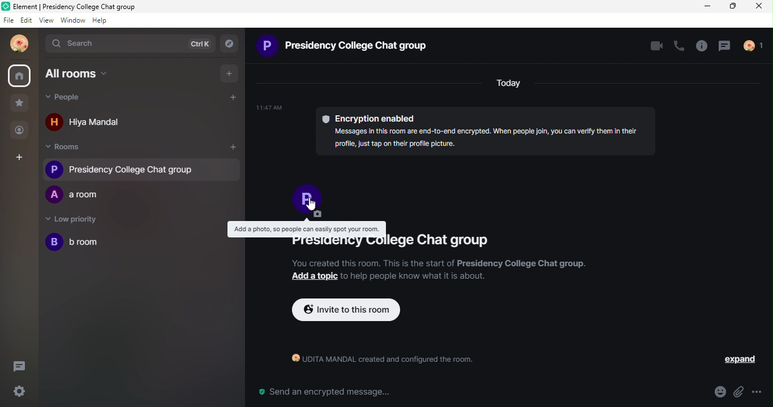 The height and width of the screenshot is (407, 773). Describe the element at coordinates (345, 47) in the screenshot. I see `precidency college chat group` at that location.